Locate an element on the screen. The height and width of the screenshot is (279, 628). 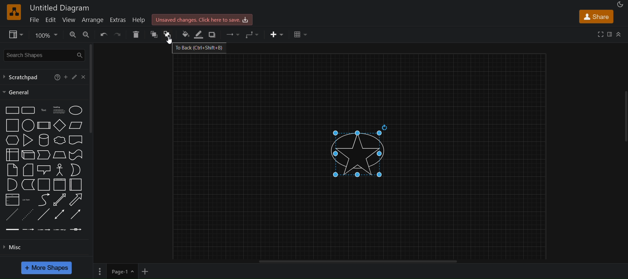
data storage is located at coordinates (28, 184).